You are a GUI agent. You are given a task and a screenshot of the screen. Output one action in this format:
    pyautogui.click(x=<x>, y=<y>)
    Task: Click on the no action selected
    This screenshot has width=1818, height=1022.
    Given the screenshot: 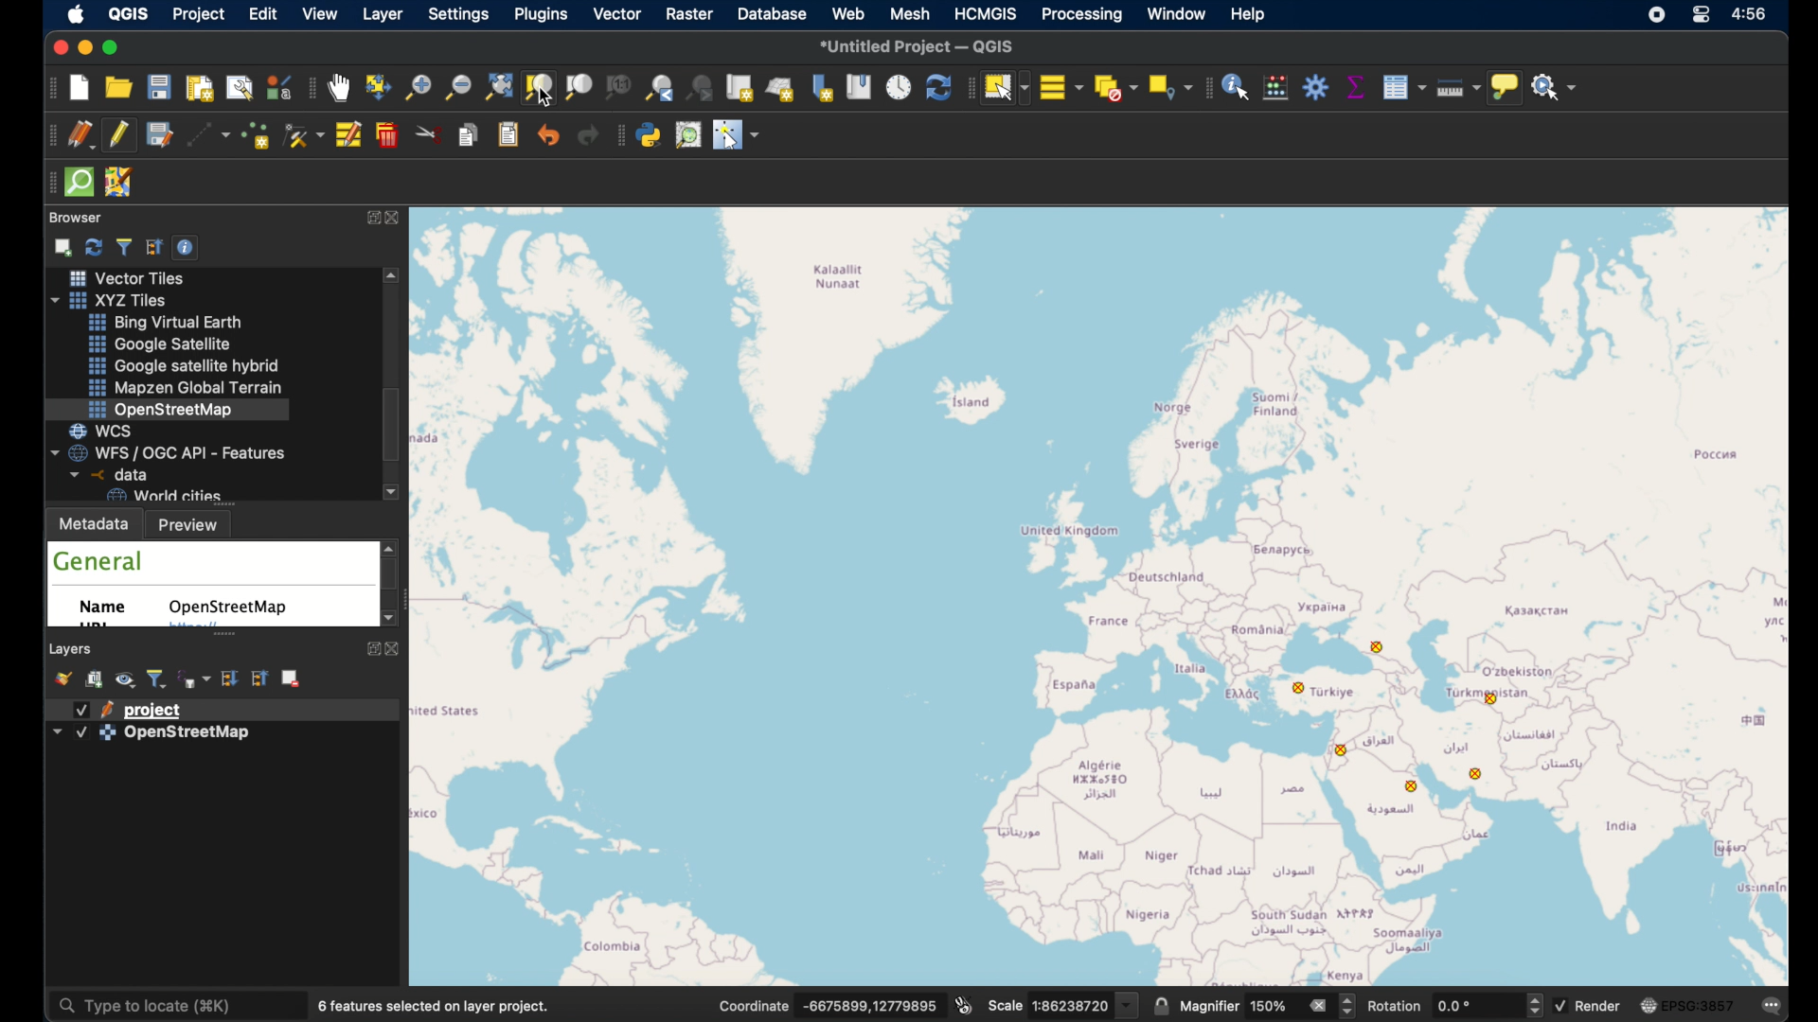 What is the action you would take?
    pyautogui.click(x=1556, y=88)
    